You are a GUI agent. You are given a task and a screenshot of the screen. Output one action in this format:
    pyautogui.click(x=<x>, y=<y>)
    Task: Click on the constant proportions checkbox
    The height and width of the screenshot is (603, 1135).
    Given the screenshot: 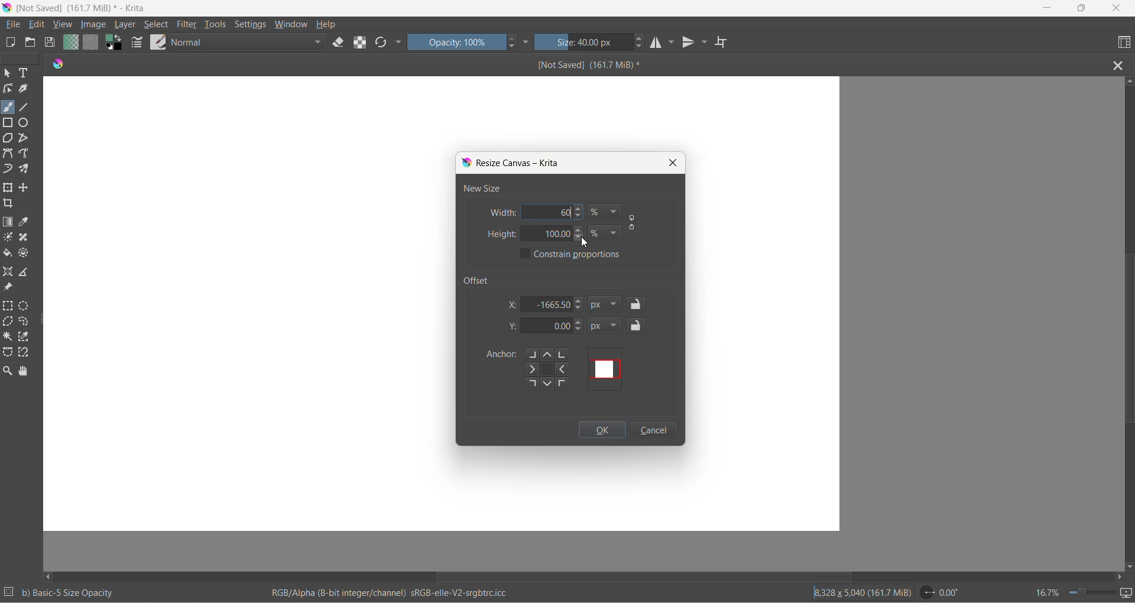 What is the action you would take?
    pyautogui.click(x=526, y=255)
    